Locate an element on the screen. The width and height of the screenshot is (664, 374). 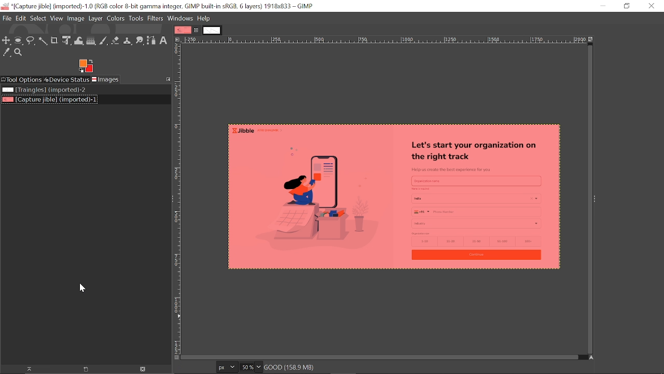
image is located at coordinates (77, 18).